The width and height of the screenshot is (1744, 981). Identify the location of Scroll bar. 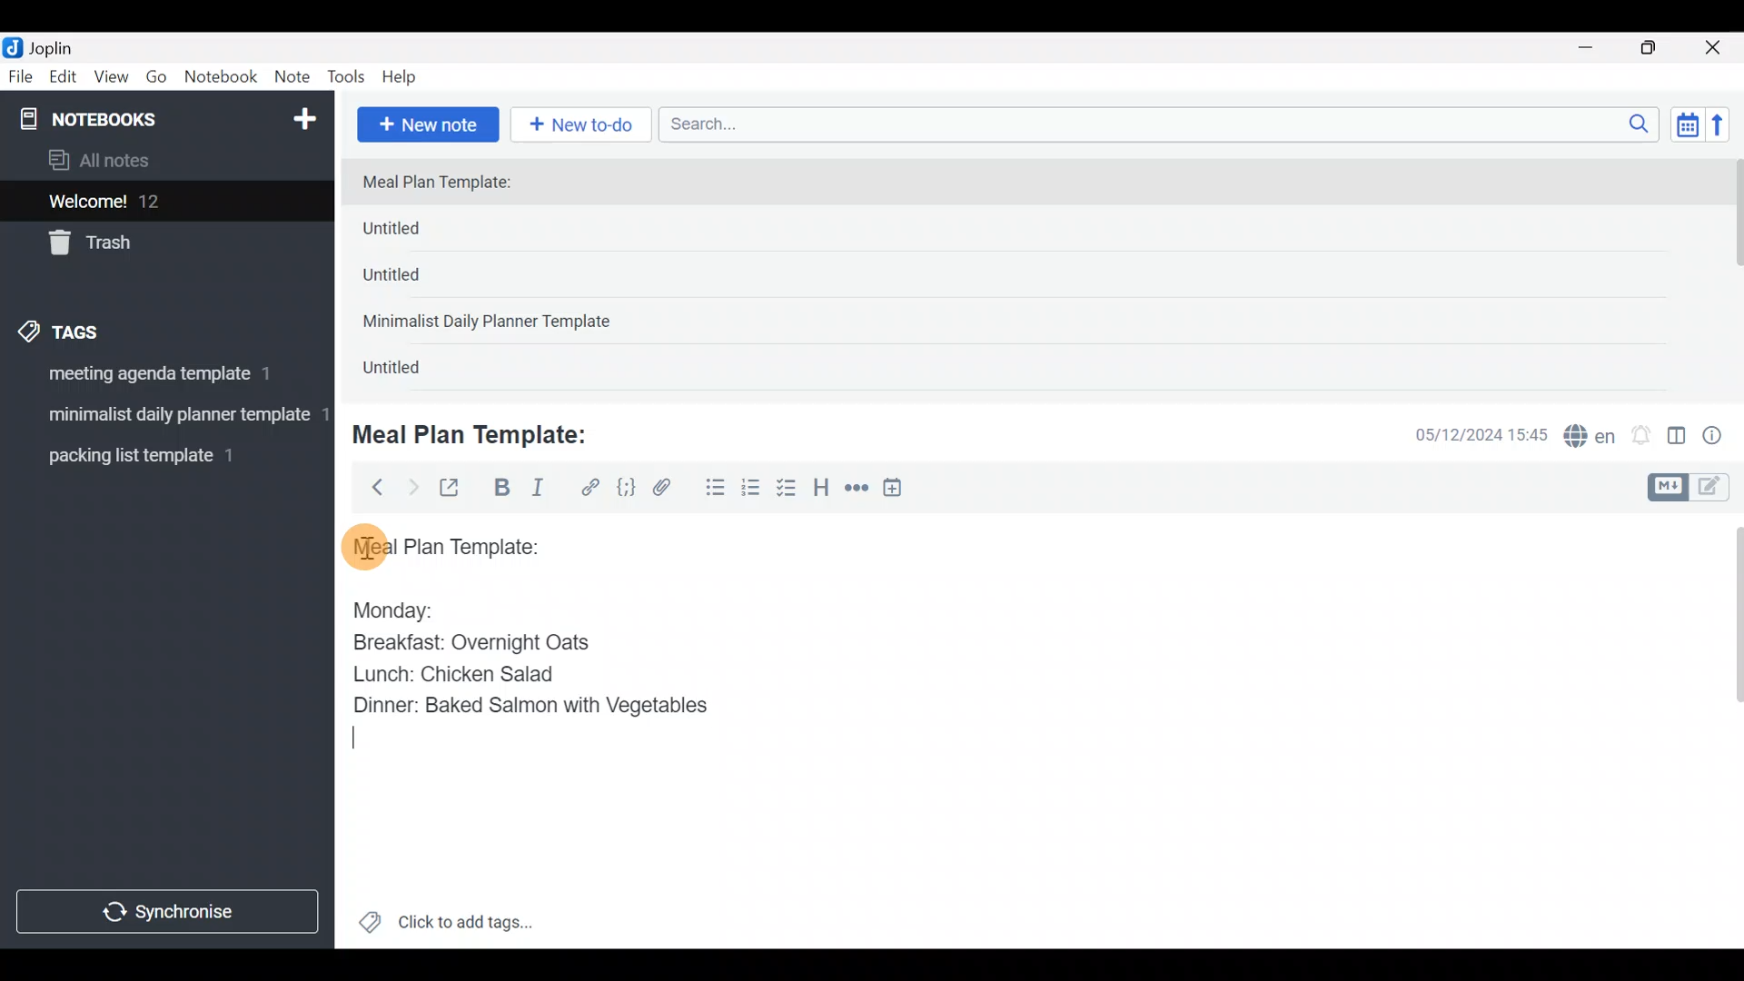
(1733, 274).